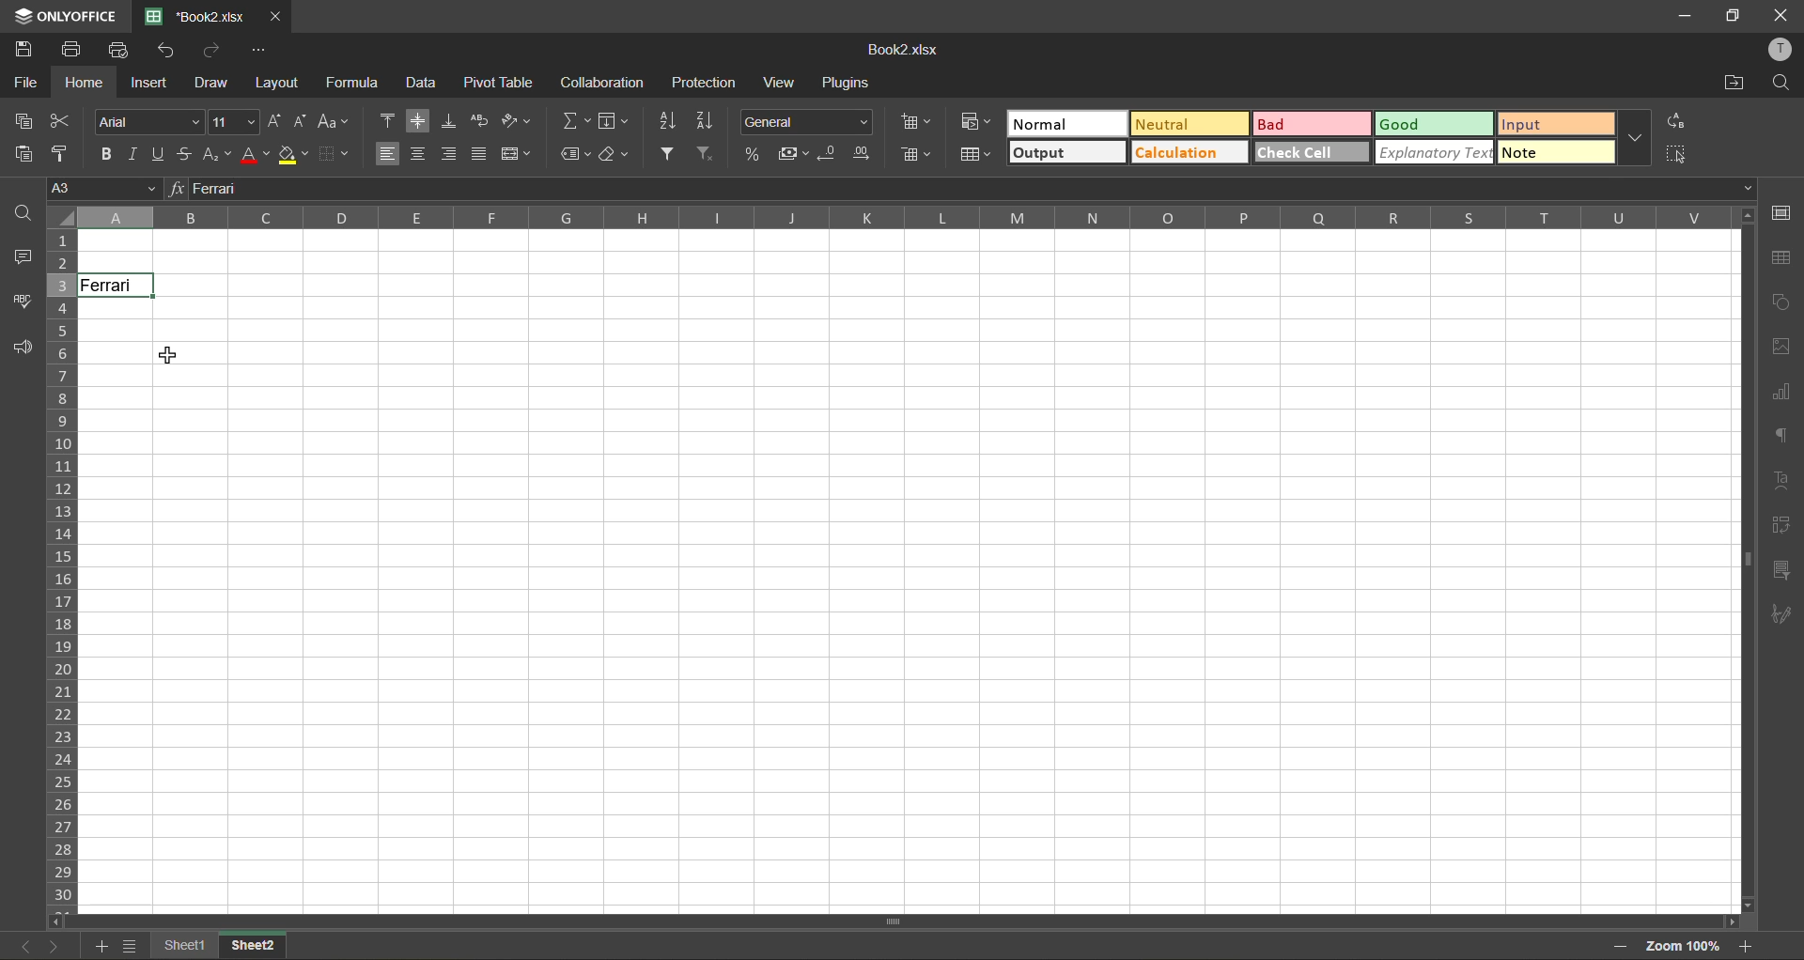  Describe the element at coordinates (1313, 151) in the screenshot. I see `check cell` at that location.